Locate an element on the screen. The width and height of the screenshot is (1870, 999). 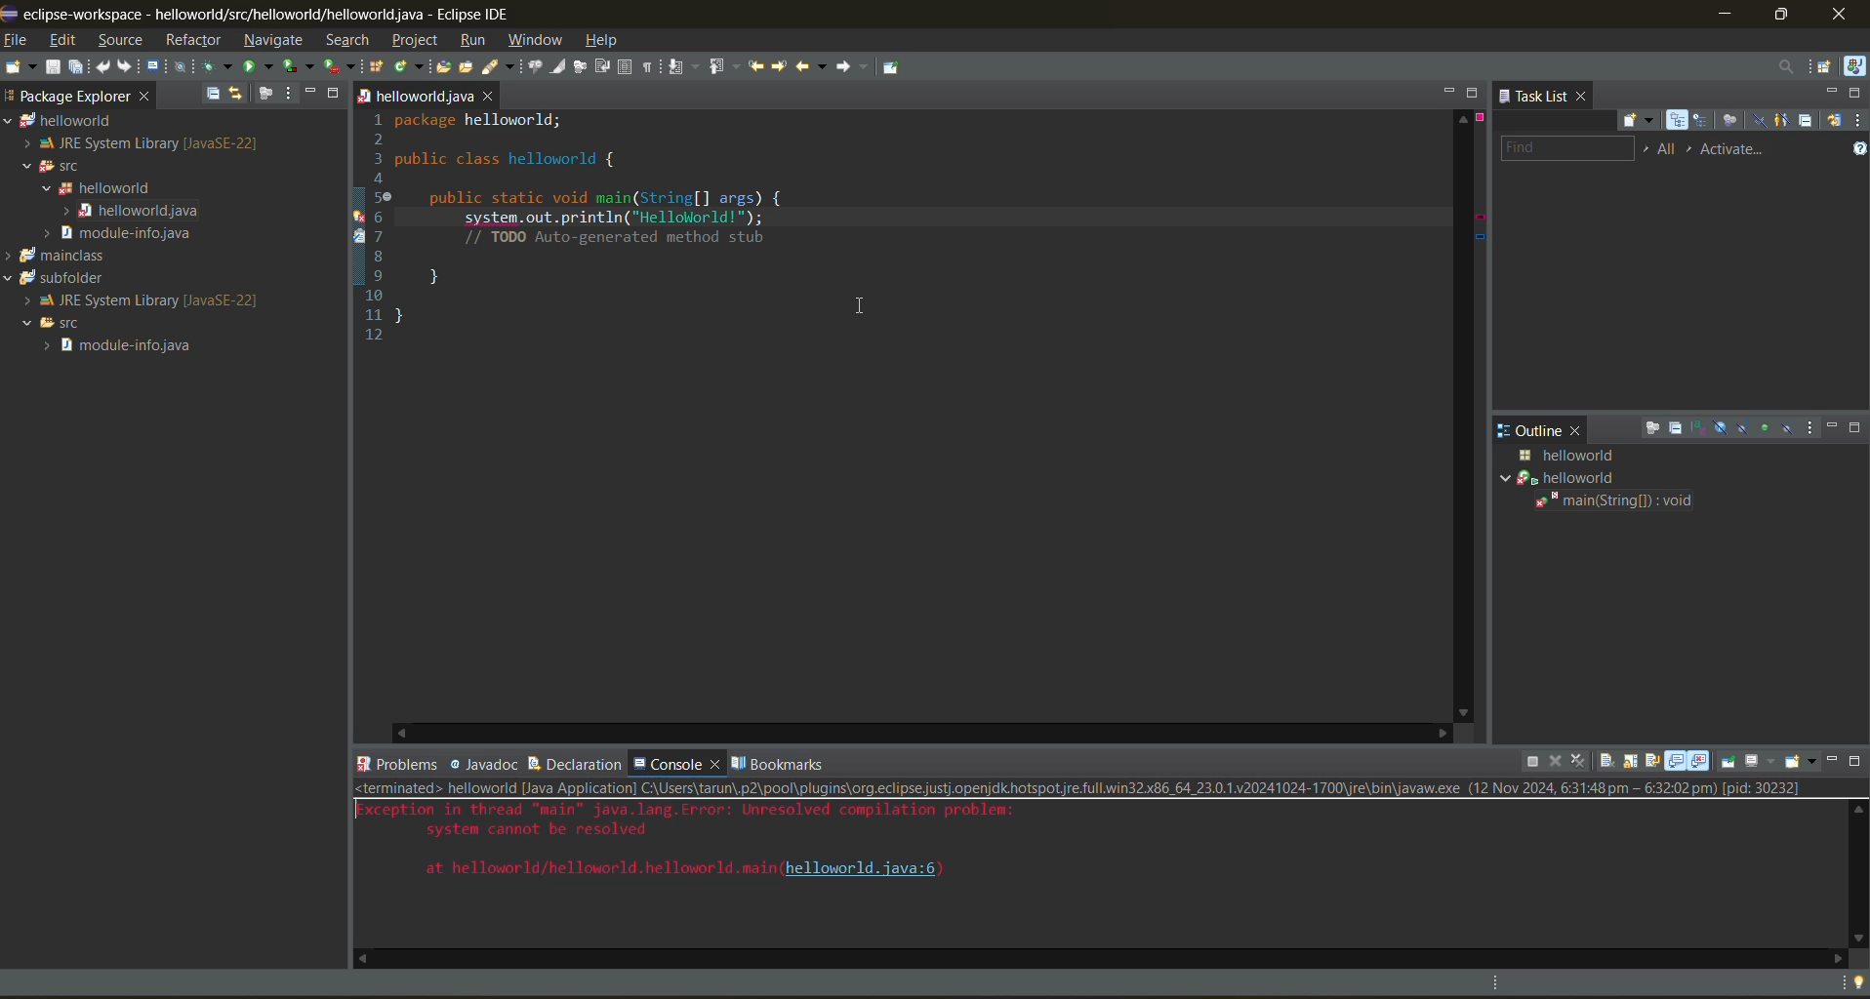
view menu is located at coordinates (291, 92).